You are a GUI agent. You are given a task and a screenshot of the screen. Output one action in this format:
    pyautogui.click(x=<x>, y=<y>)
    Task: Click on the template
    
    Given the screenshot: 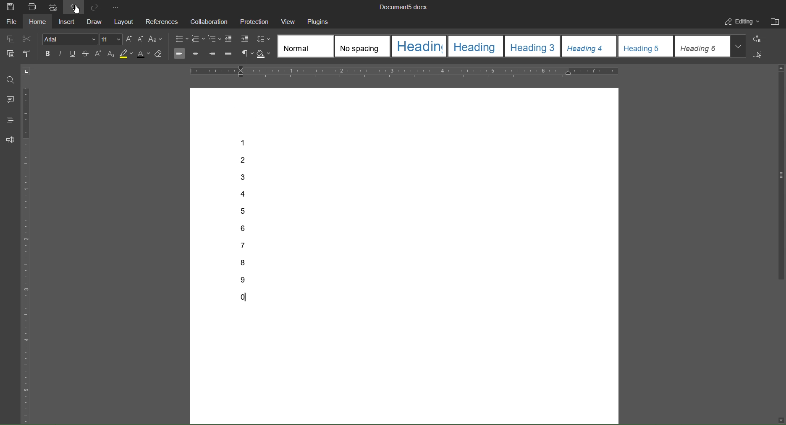 What is the action you would take?
    pyautogui.click(x=589, y=46)
    